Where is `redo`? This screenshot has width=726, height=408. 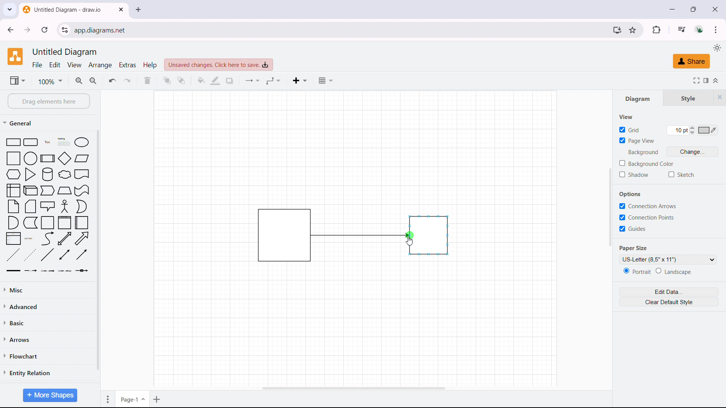 redo is located at coordinates (127, 80).